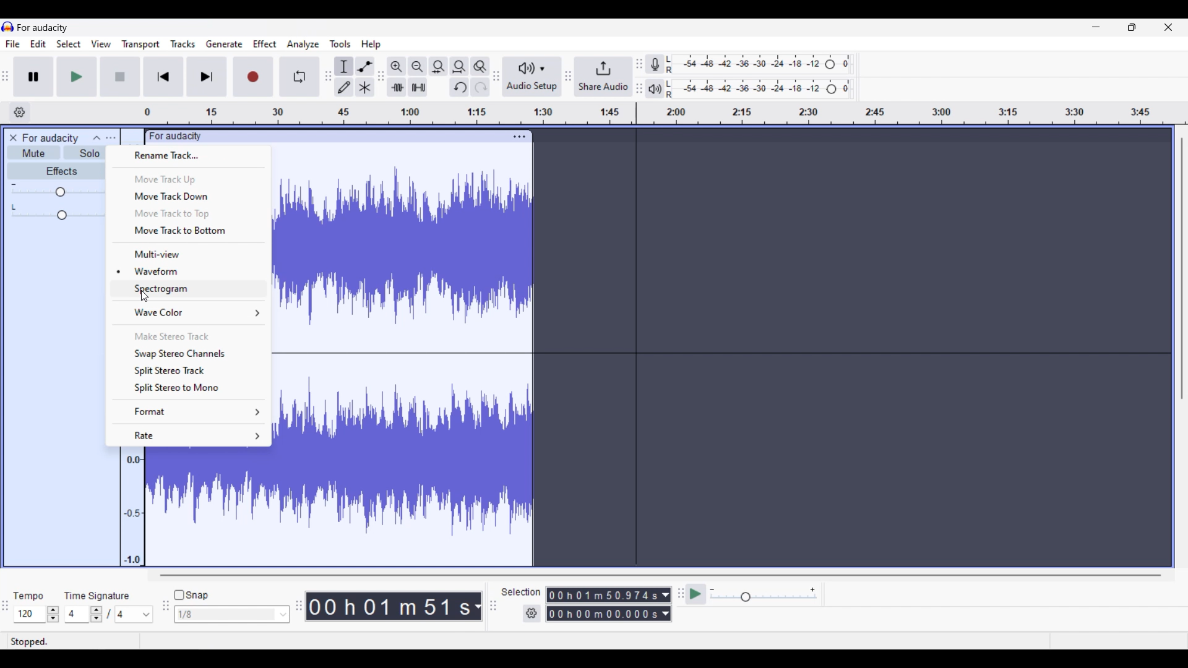 The height and width of the screenshot is (668, 1188). What do you see at coordinates (189, 312) in the screenshot?
I see `Wave color options` at bounding box center [189, 312].